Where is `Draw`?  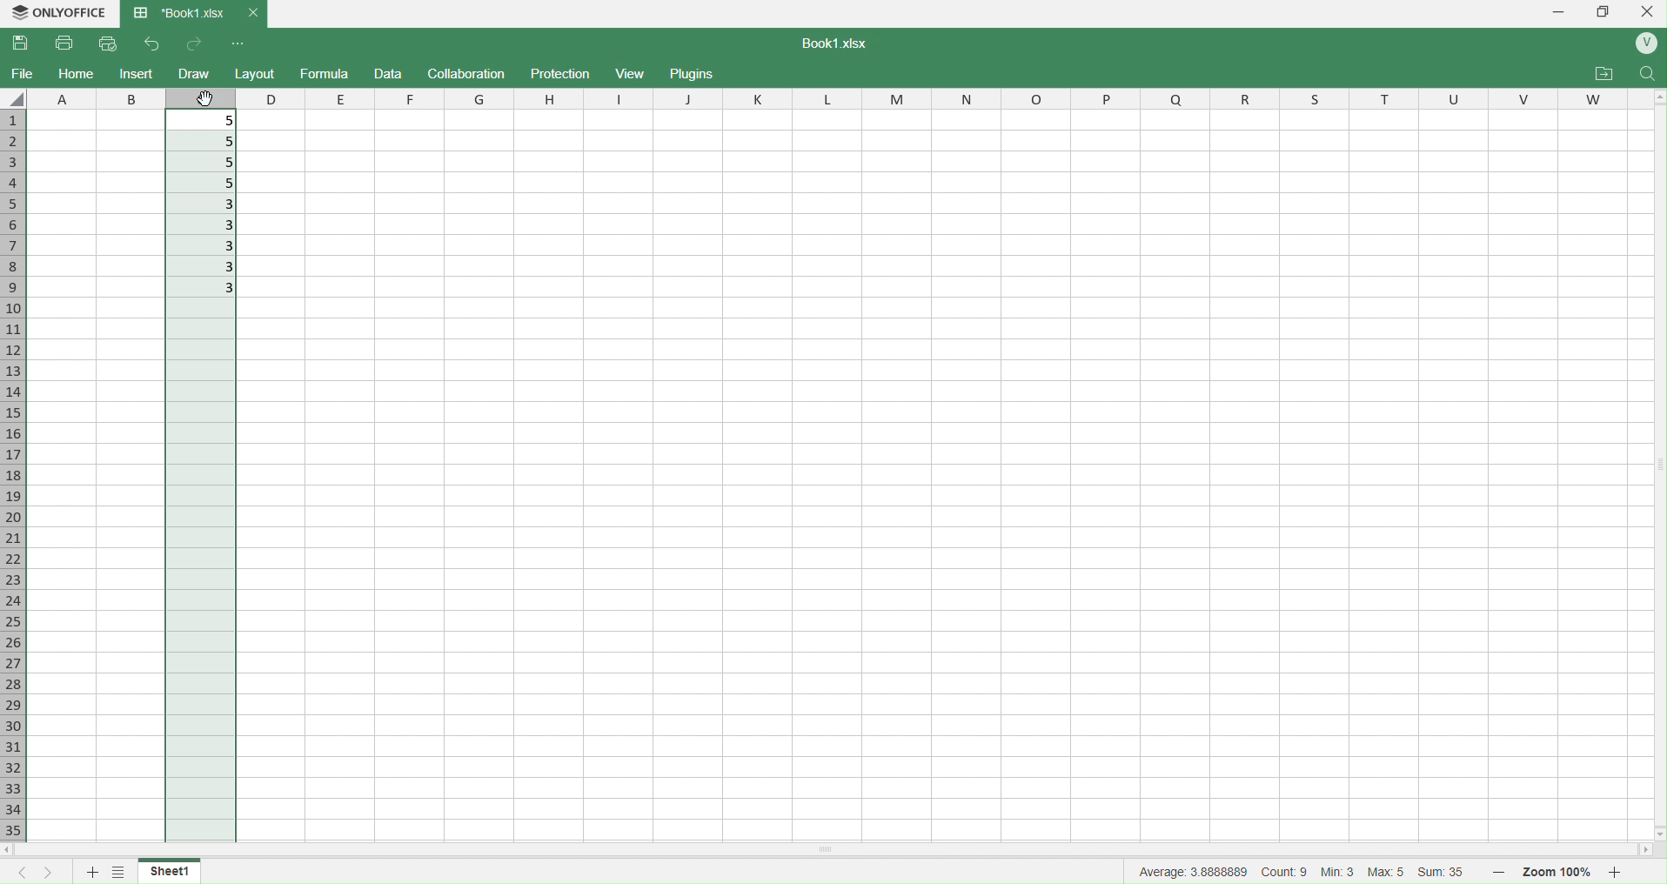
Draw is located at coordinates (193, 73).